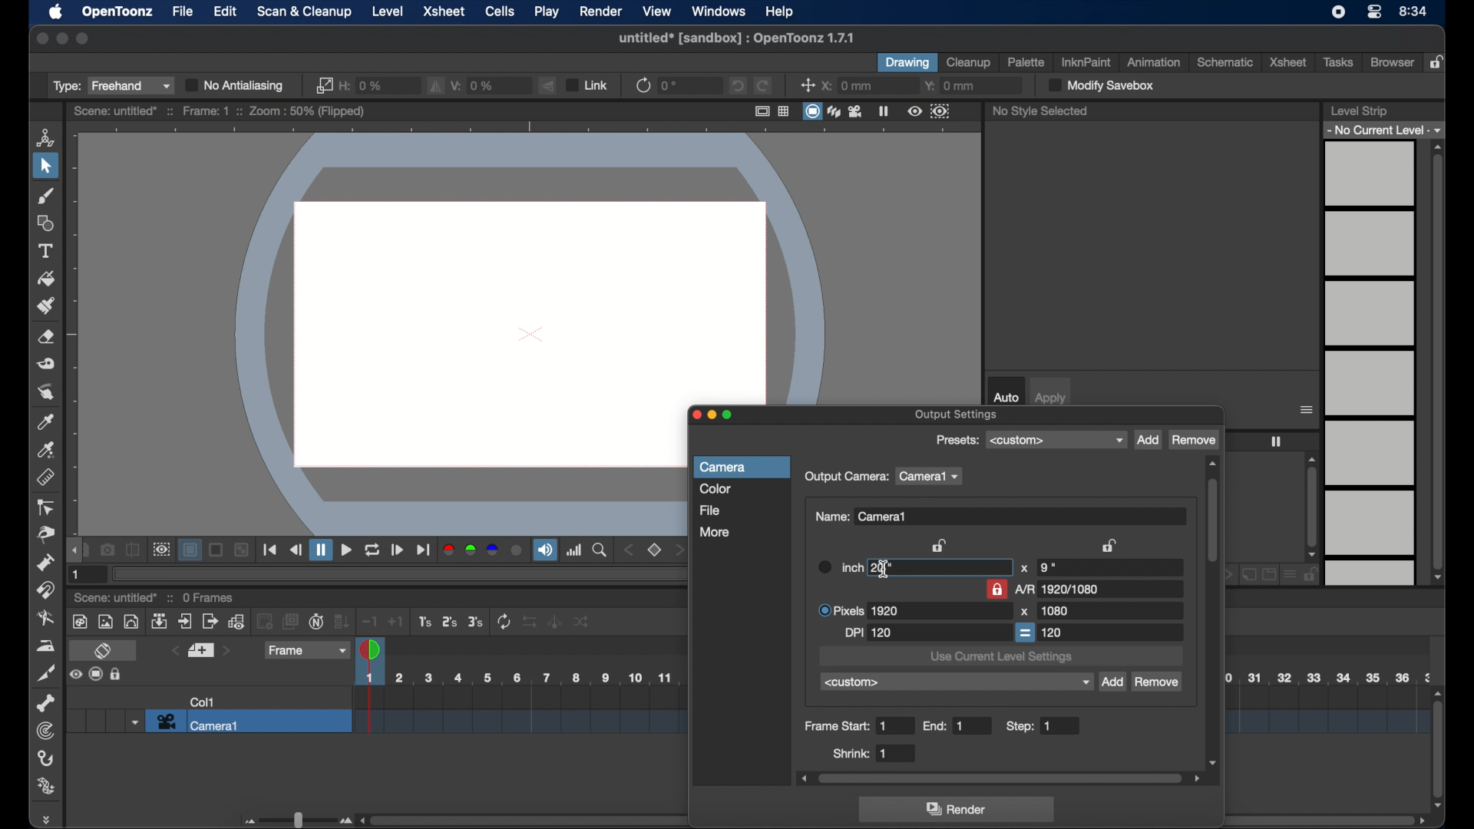 This screenshot has width=1474, height=829. Describe the element at coordinates (220, 111) in the screenshot. I see `scene` at that location.